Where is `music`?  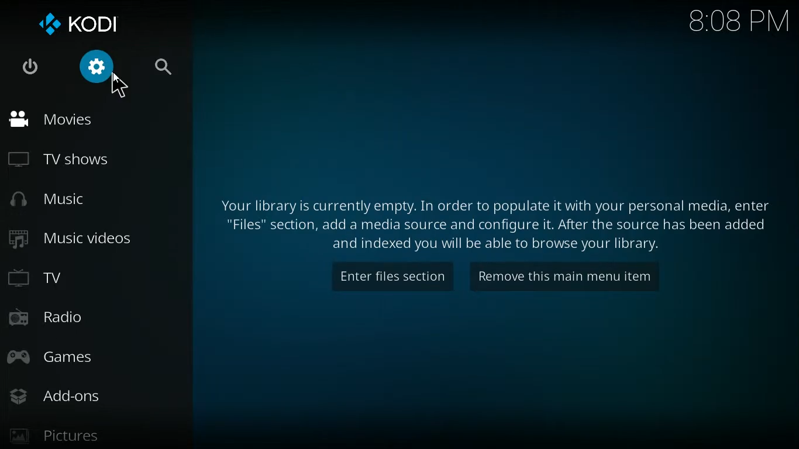 music is located at coordinates (59, 199).